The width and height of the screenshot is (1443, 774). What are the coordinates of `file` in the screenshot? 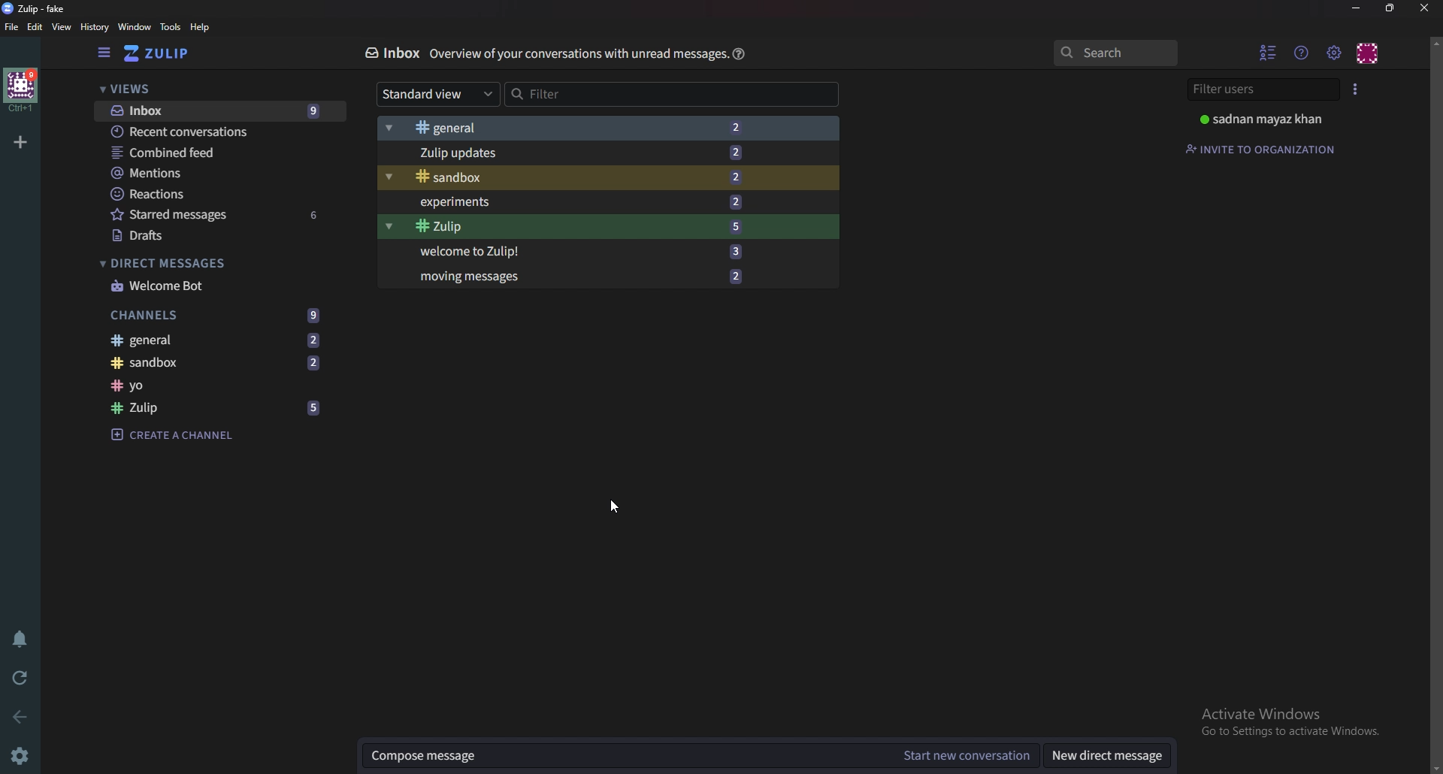 It's located at (11, 27).